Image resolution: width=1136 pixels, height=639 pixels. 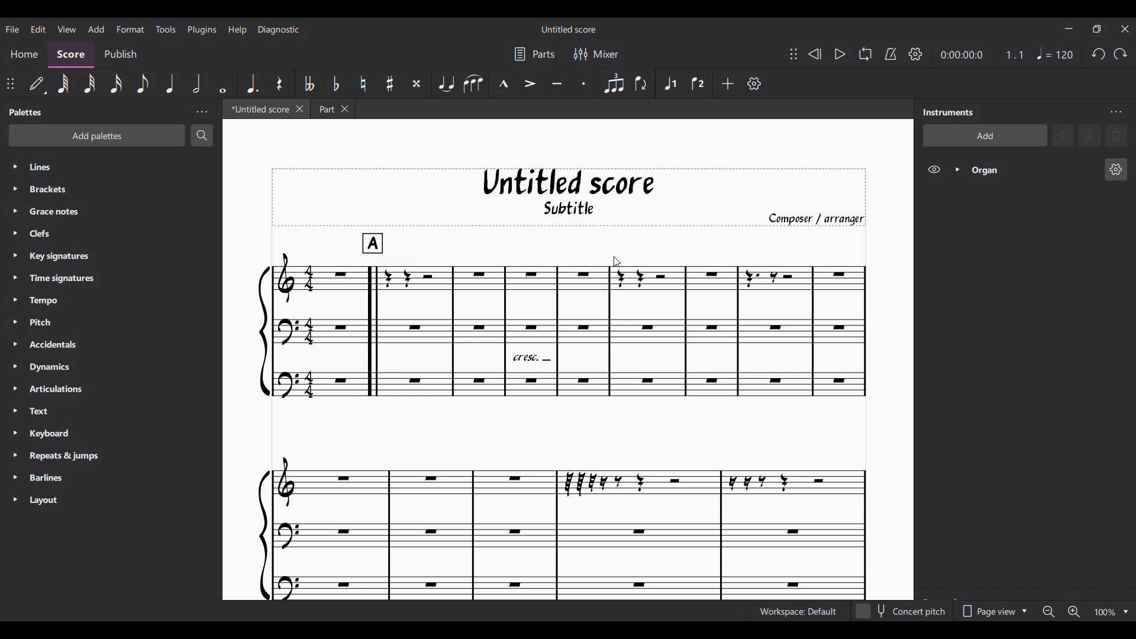 What do you see at coordinates (840, 54) in the screenshot?
I see `Play` at bounding box center [840, 54].